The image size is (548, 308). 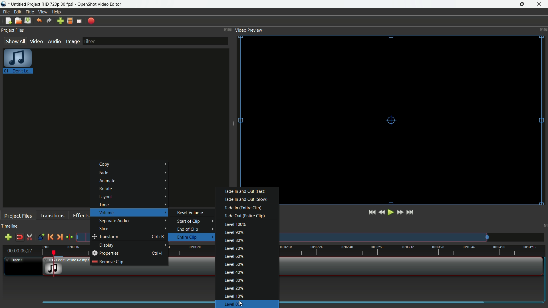 I want to click on current time, so click(x=20, y=251).